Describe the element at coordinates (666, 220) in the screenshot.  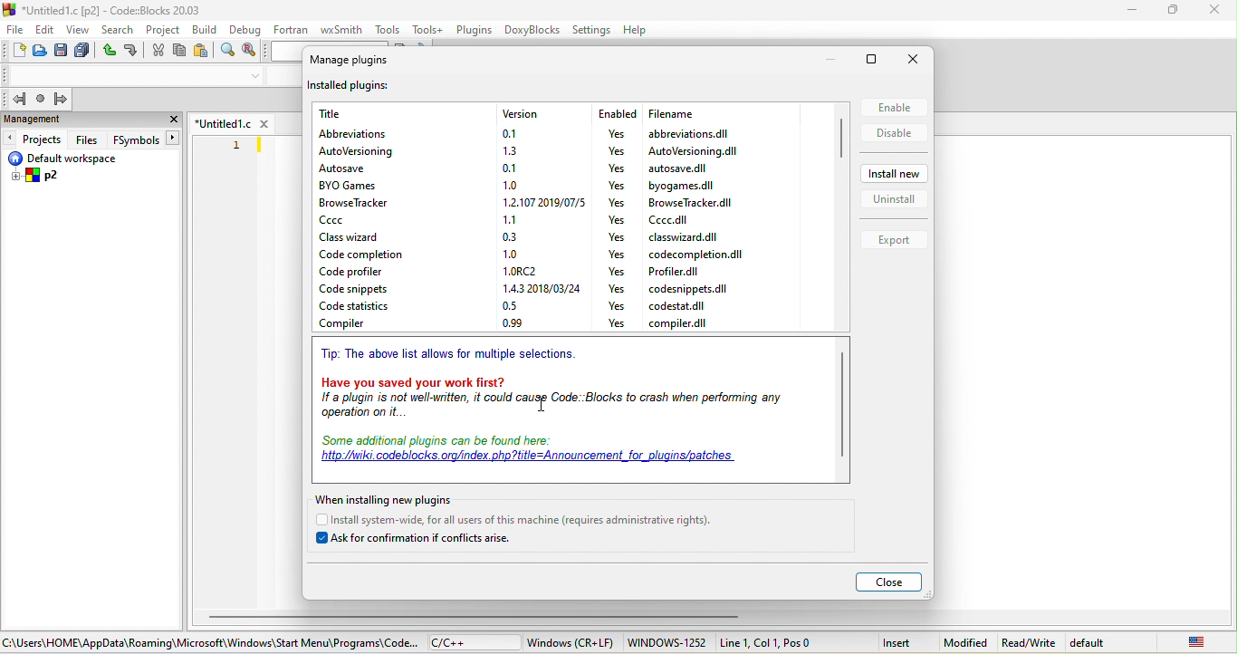
I see `cccc` at that location.